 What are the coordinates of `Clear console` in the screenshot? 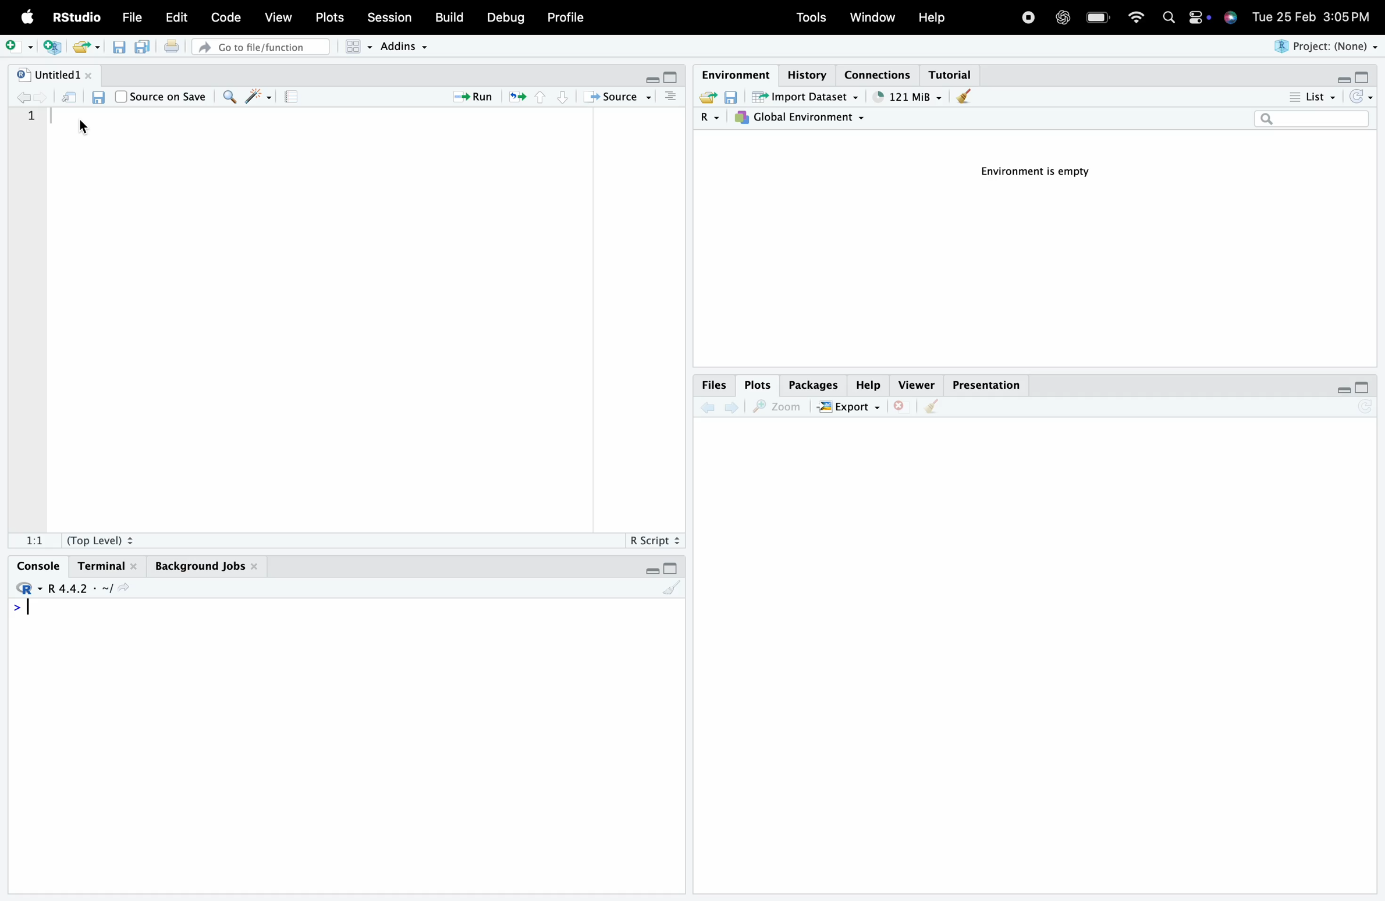 It's located at (674, 590).